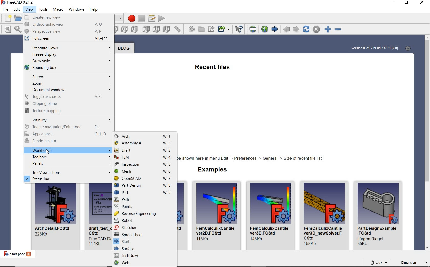 This screenshot has width=430, height=267. What do you see at coordinates (144, 165) in the screenshot?
I see `inspection` at bounding box center [144, 165].